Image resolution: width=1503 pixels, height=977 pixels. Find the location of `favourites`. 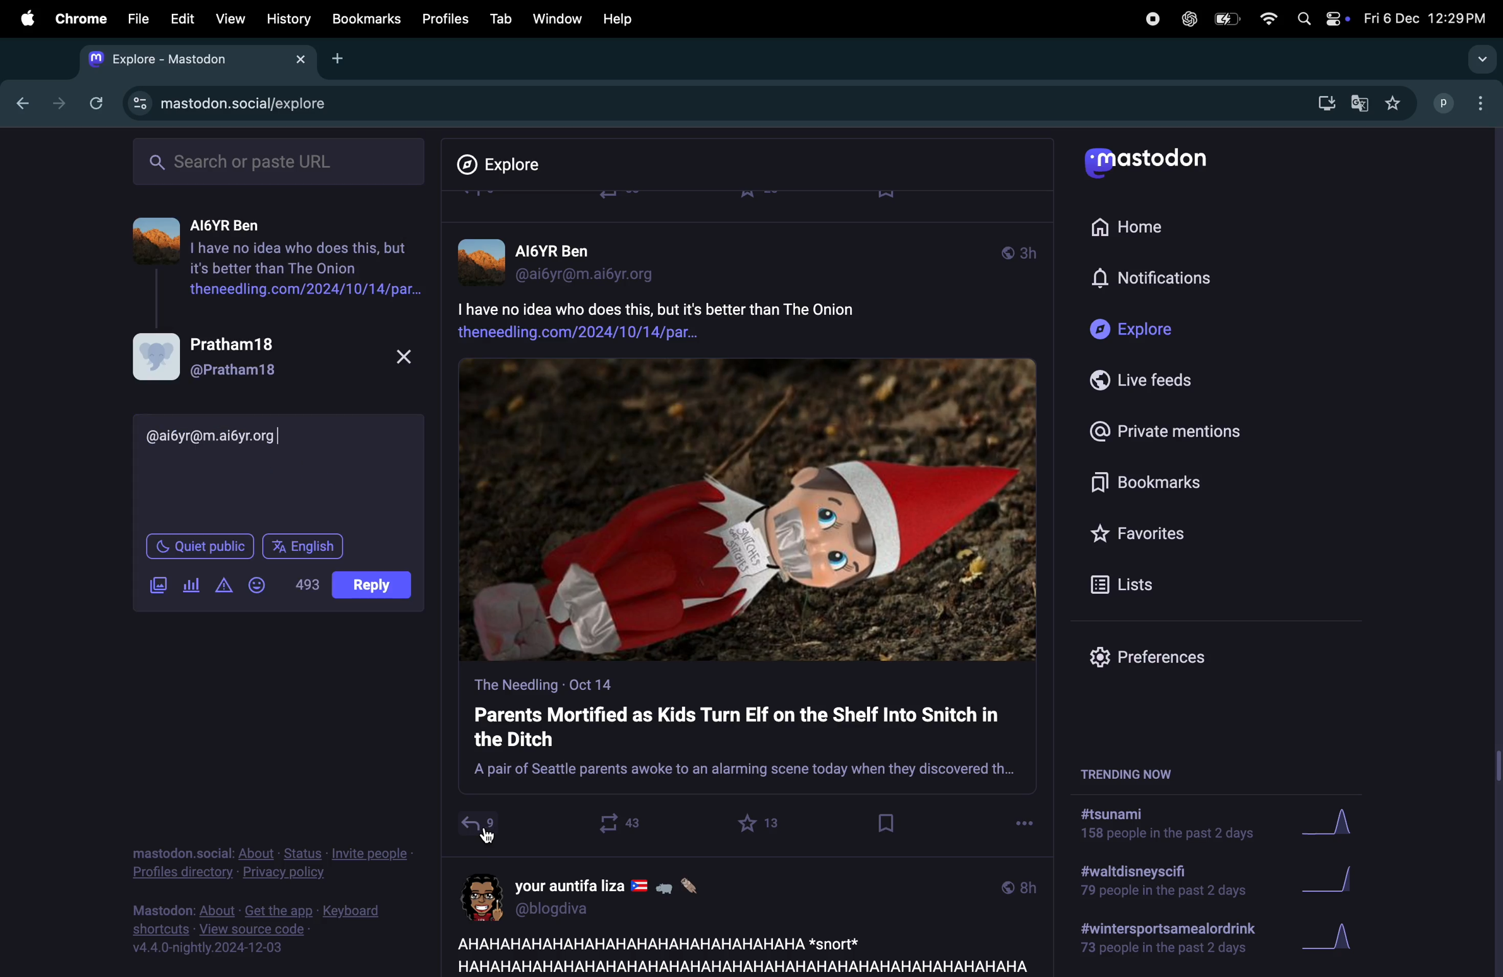

favourites is located at coordinates (1392, 104).